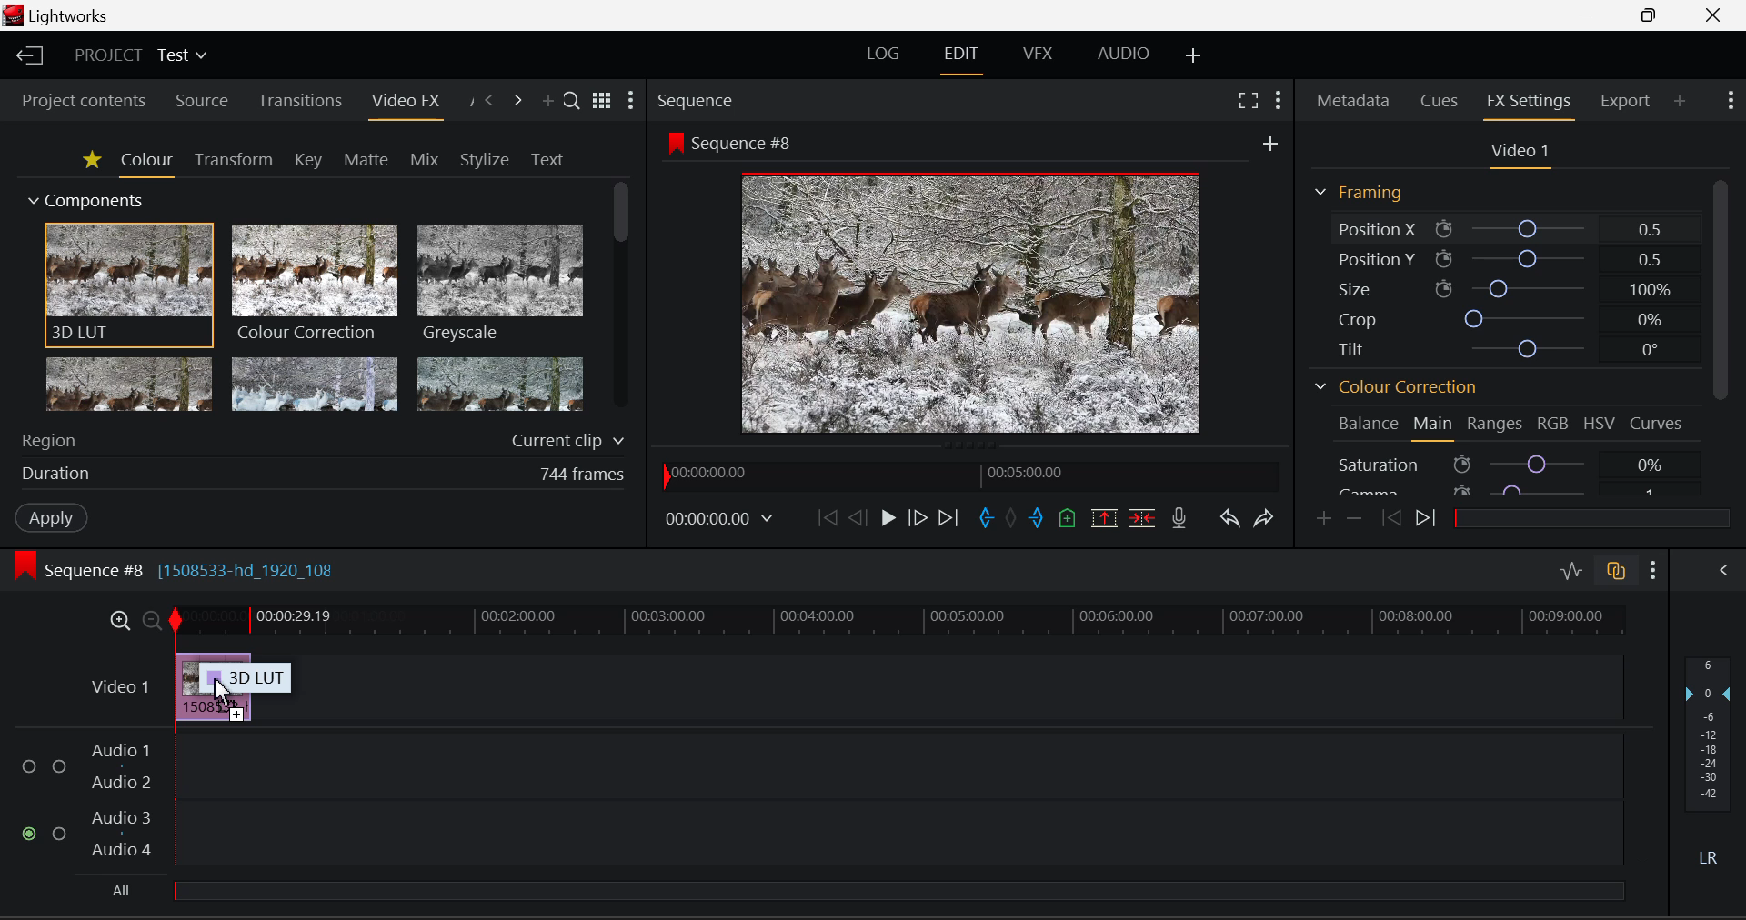 This screenshot has height=920, width=1746. I want to click on Scroll Bar, so click(618, 299).